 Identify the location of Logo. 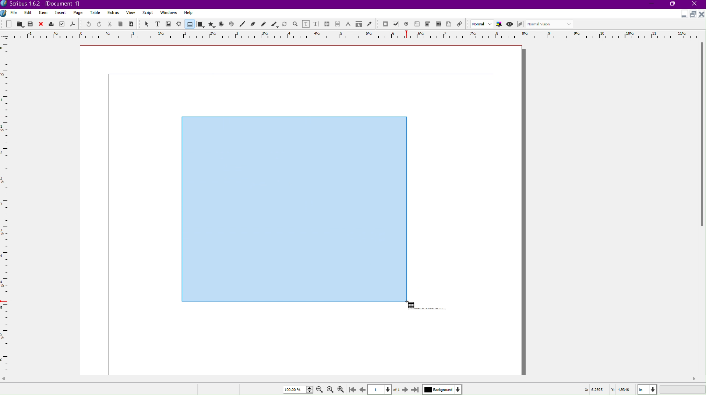
(4, 13).